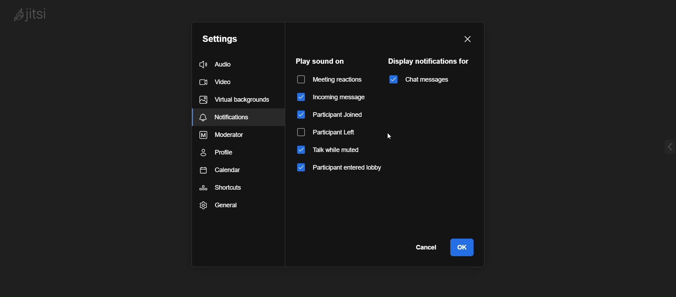 The height and width of the screenshot is (297, 676). I want to click on display notification for, so click(432, 61).